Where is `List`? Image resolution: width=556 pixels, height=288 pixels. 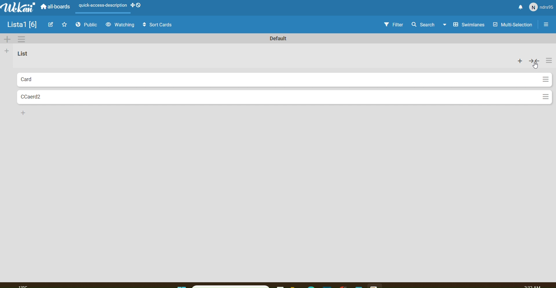 List is located at coordinates (27, 57).